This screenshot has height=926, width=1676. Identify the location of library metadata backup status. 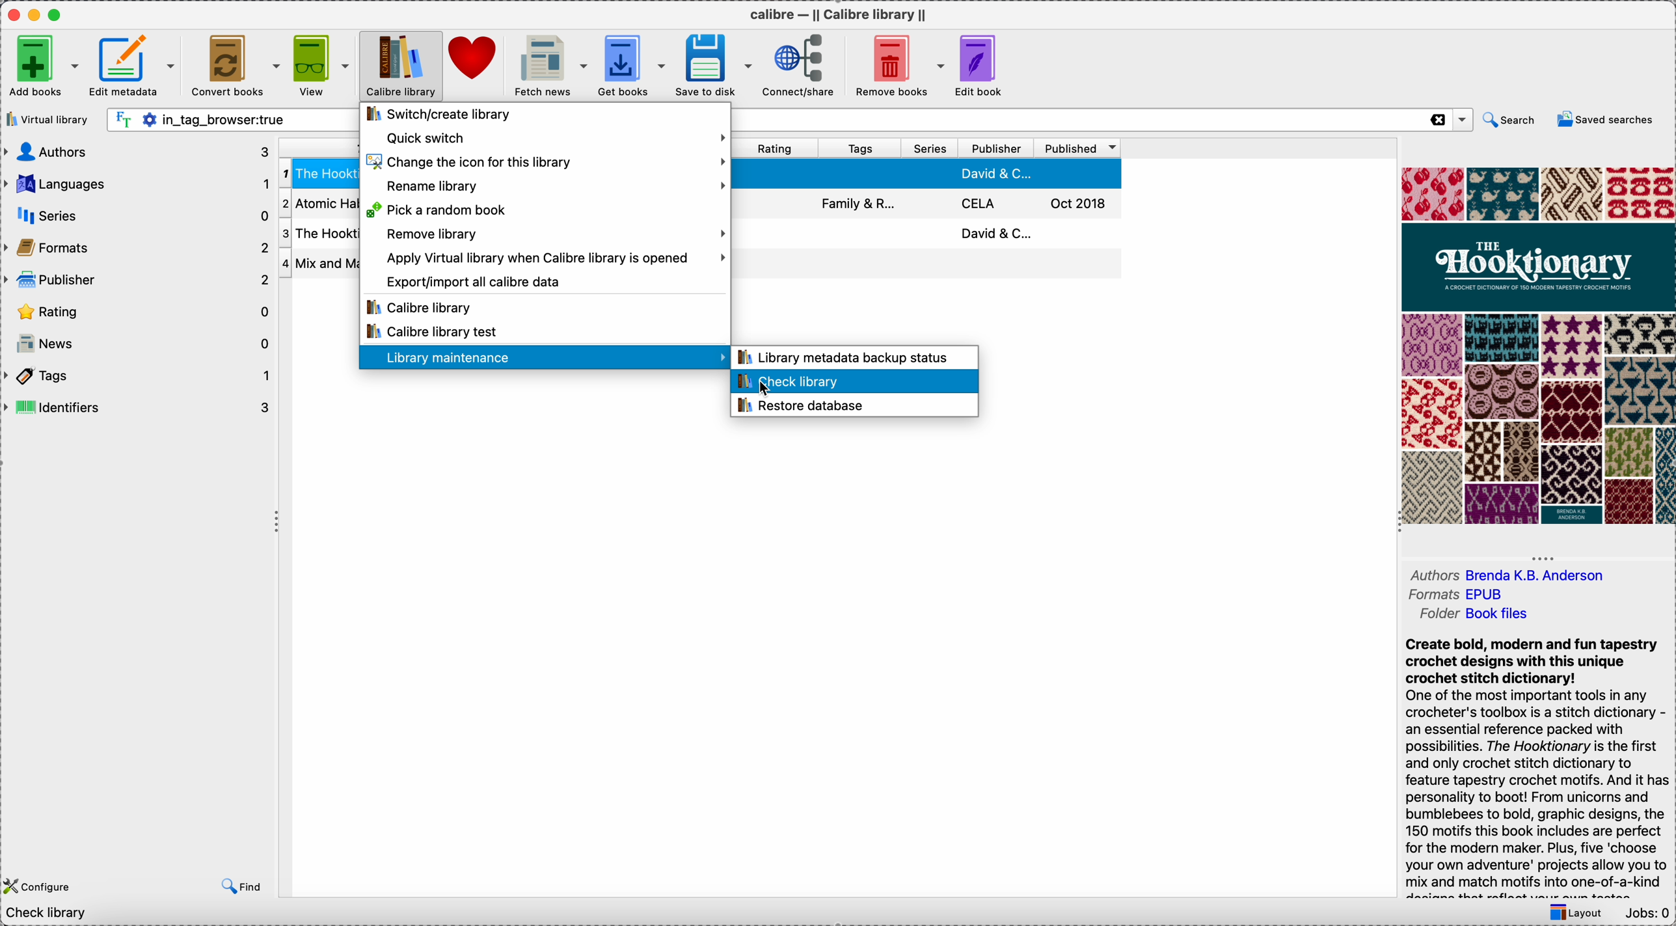
(850, 357).